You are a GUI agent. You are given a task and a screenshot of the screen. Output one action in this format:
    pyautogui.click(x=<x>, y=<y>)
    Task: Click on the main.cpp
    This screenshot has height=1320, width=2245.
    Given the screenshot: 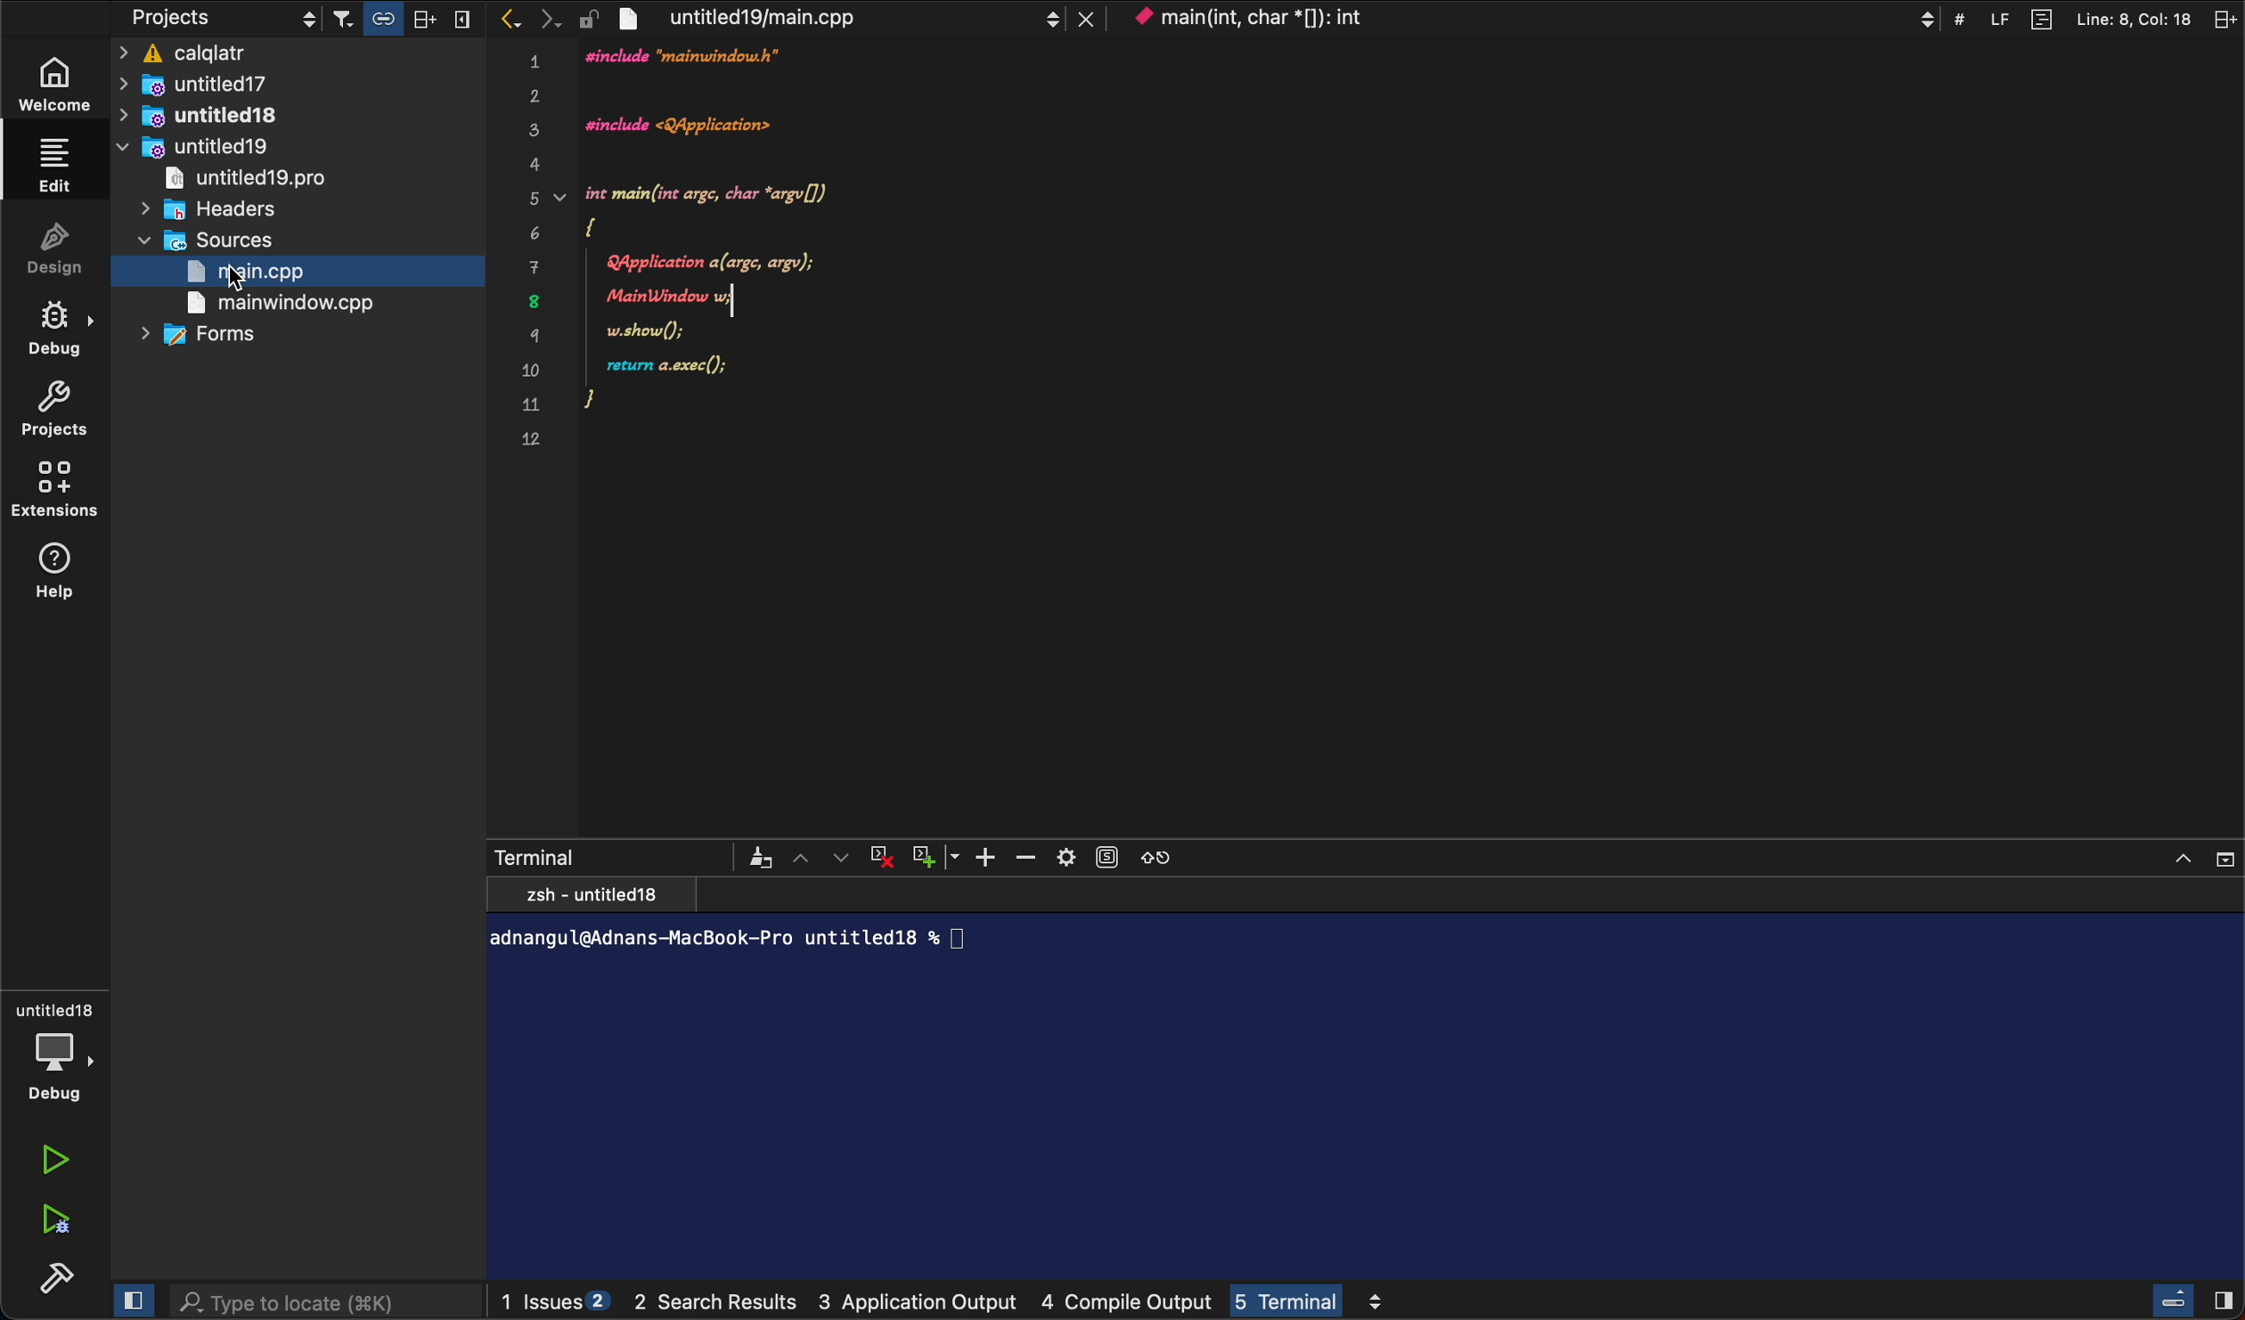 What is the action you would take?
    pyautogui.click(x=282, y=272)
    